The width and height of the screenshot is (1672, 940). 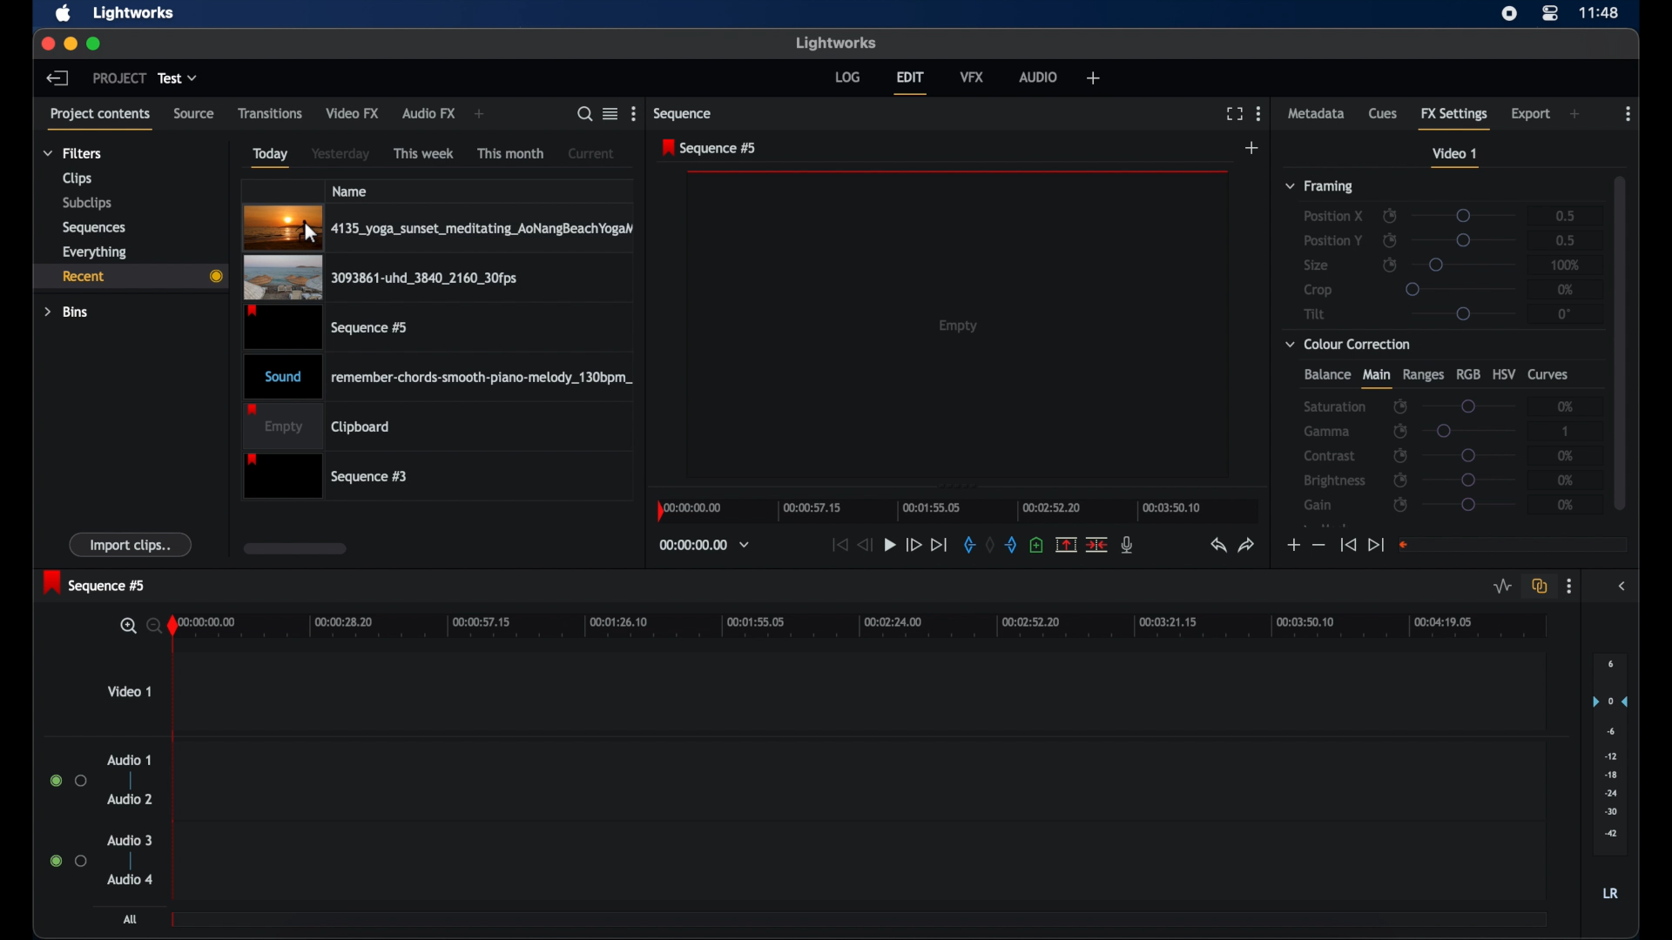 I want to click on video fx, so click(x=354, y=113).